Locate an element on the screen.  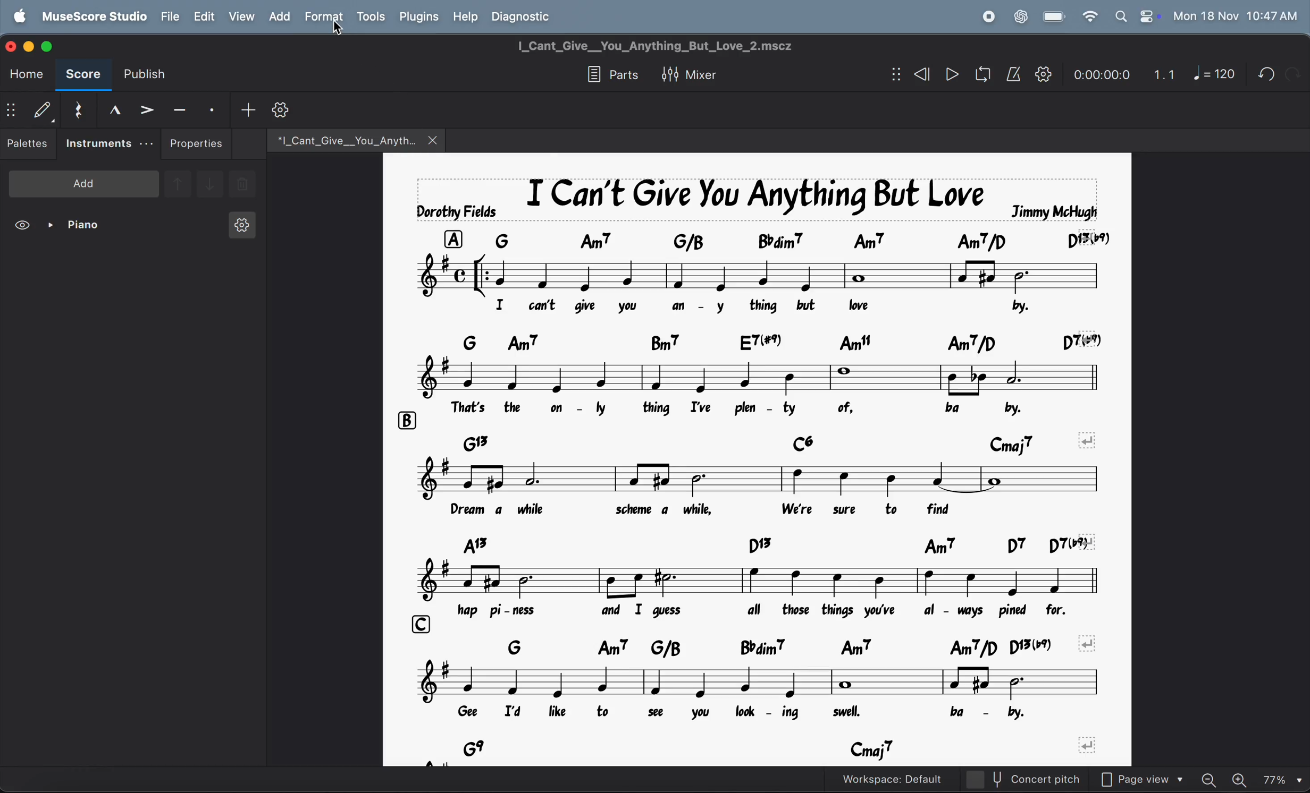
rows is located at coordinates (423, 623).